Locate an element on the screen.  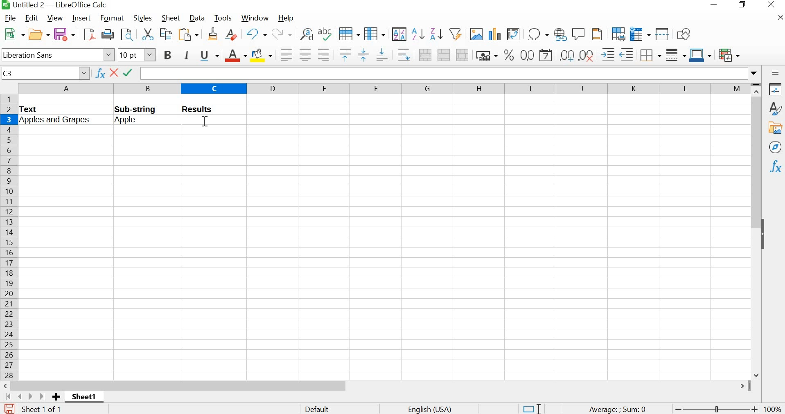
borders is located at coordinates (650, 54).